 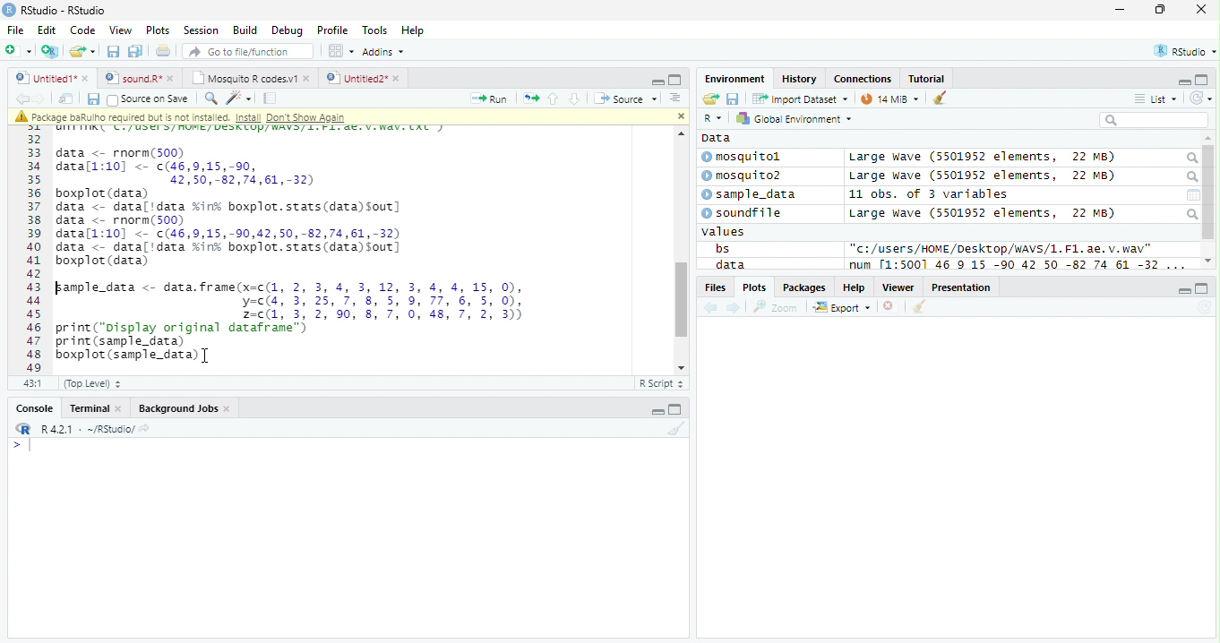 What do you see at coordinates (680, 116) in the screenshot?
I see `close` at bounding box center [680, 116].